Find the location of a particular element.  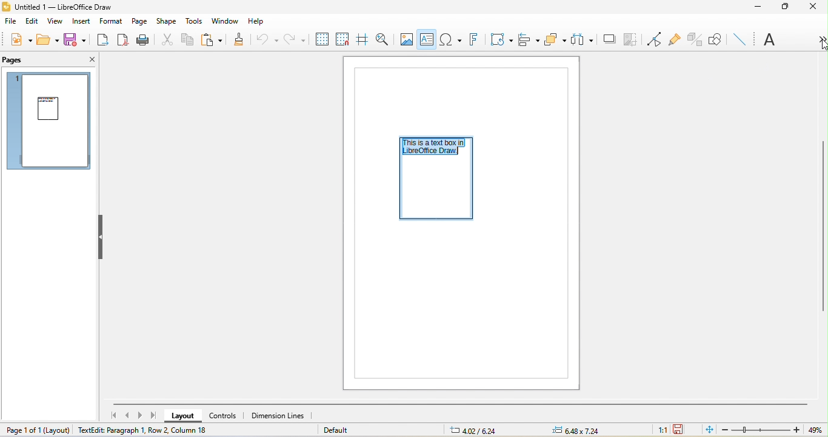

cursor movement is located at coordinates (820, 49).